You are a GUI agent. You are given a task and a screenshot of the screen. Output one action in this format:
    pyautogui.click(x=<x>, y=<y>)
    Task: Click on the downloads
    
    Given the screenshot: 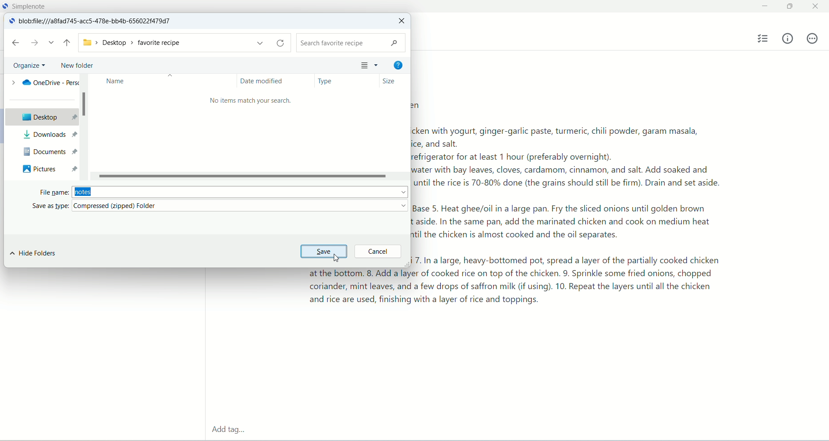 What is the action you would take?
    pyautogui.click(x=48, y=134)
    